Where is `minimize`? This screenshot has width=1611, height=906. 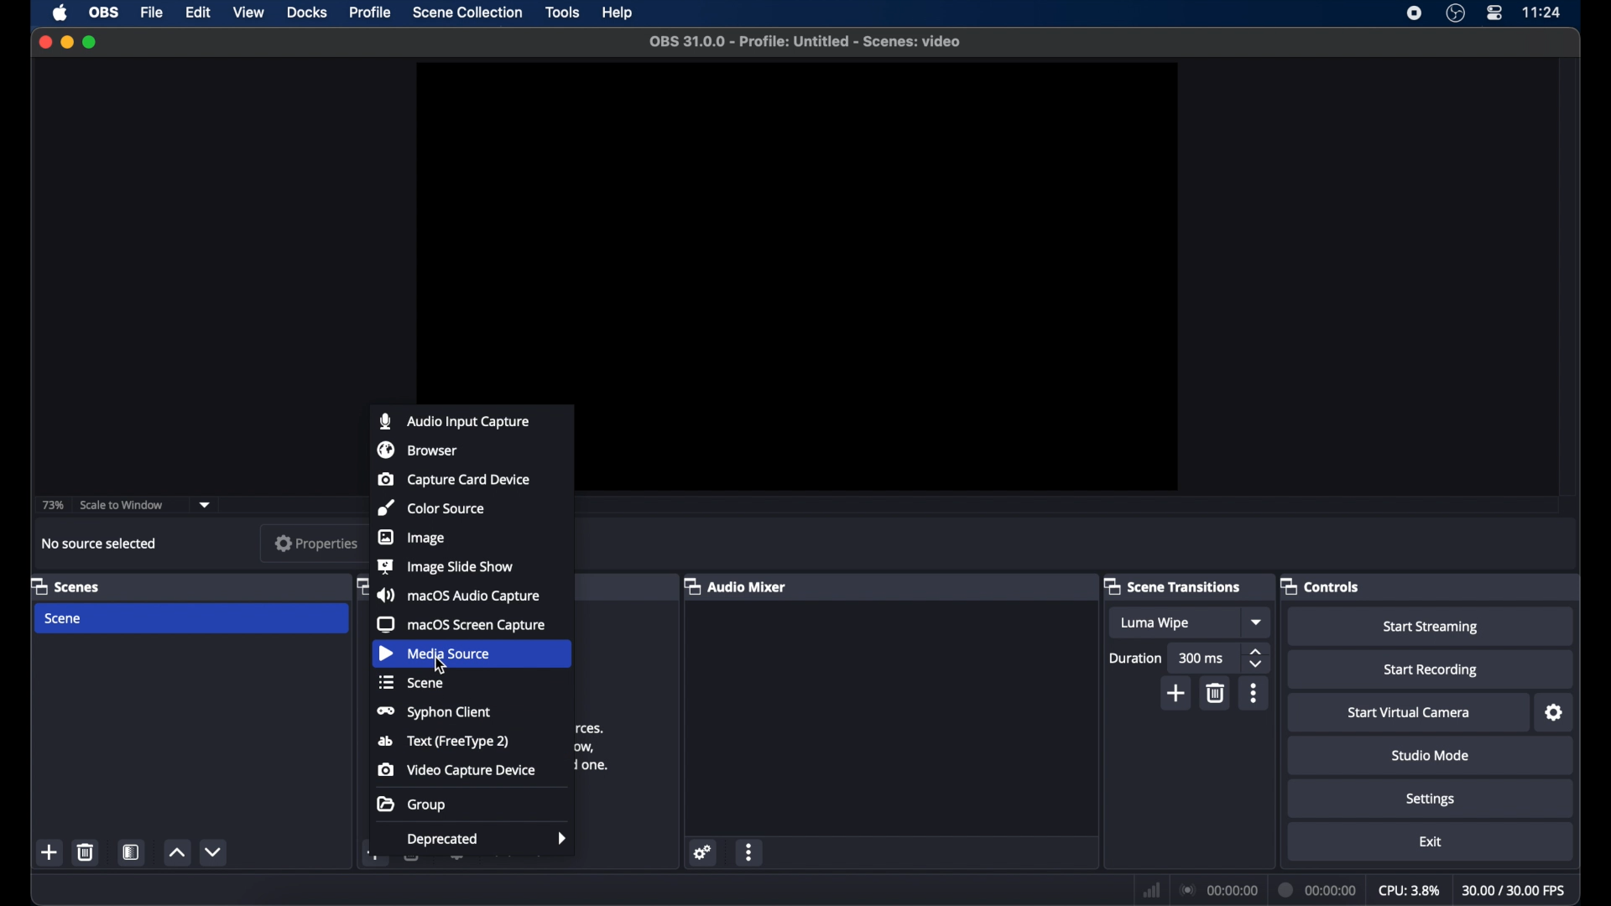
minimize is located at coordinates (66, 42).